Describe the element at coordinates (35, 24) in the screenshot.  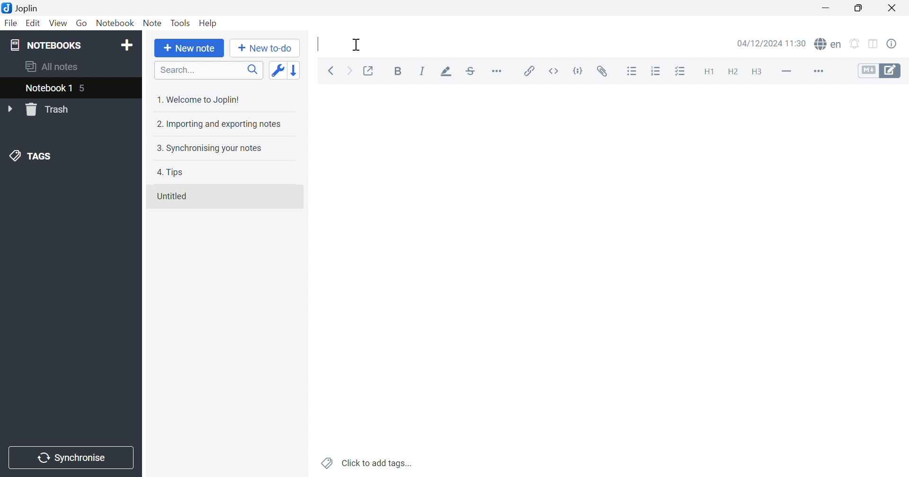
I see `Edit` at that location.